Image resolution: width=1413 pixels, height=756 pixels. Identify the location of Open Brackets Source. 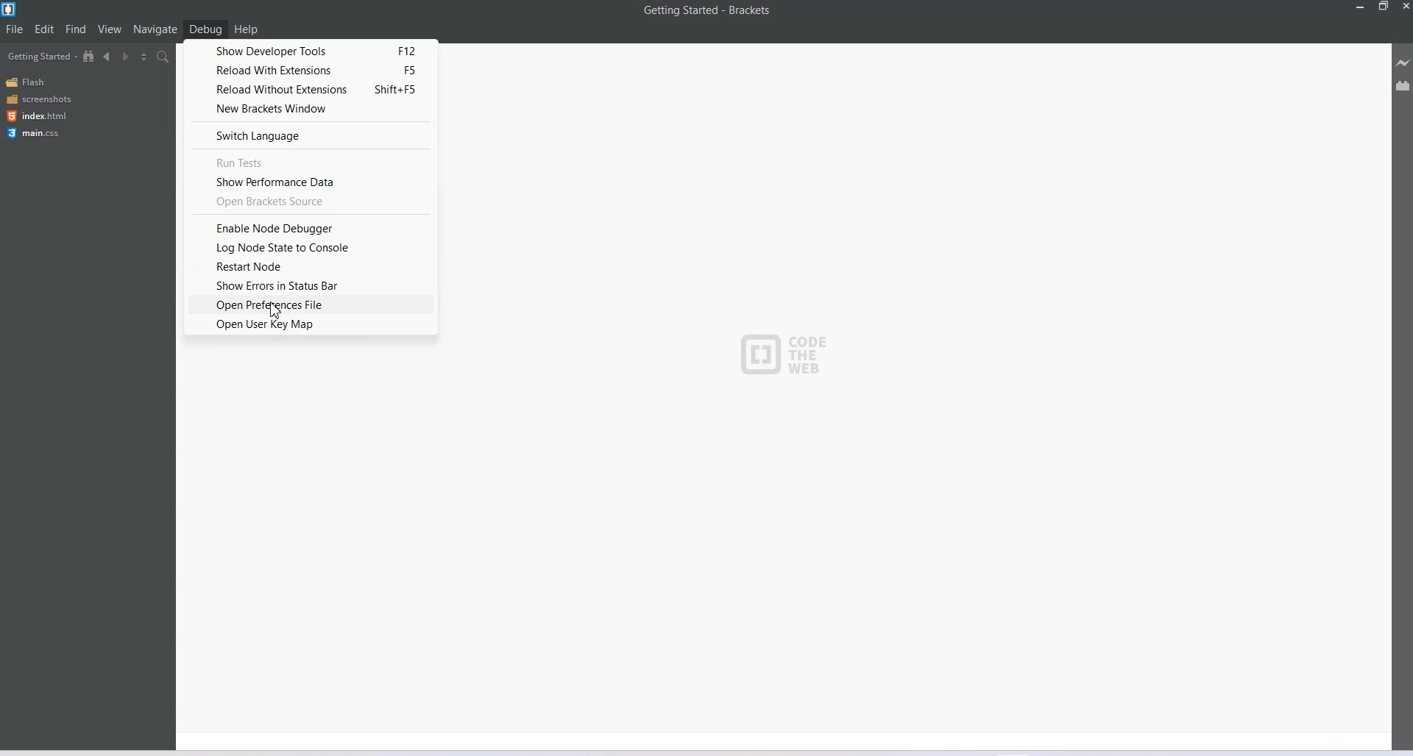
(312, 202).